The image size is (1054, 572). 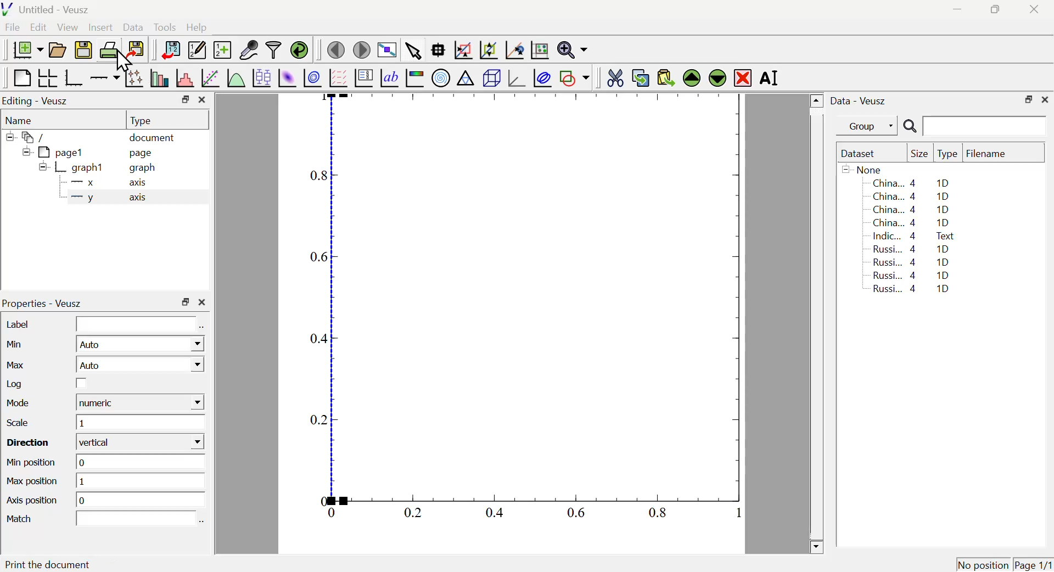 I want to click on Restore Down, so click(x=994, y=9).